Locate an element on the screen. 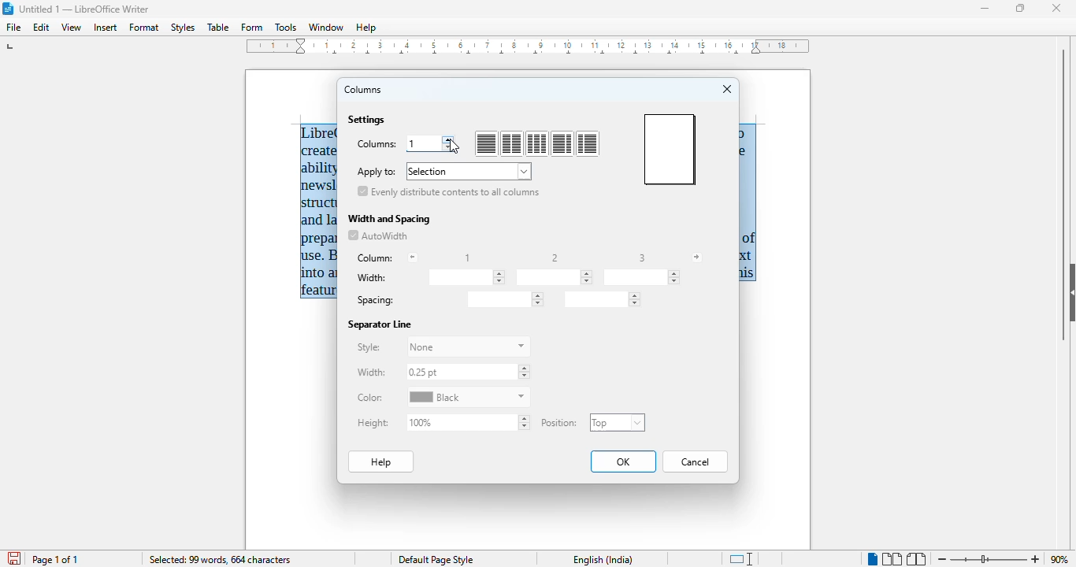 Image resolution: width=1076 pixels, height=567 pixels. 1 is located at coordinates (468, 258).